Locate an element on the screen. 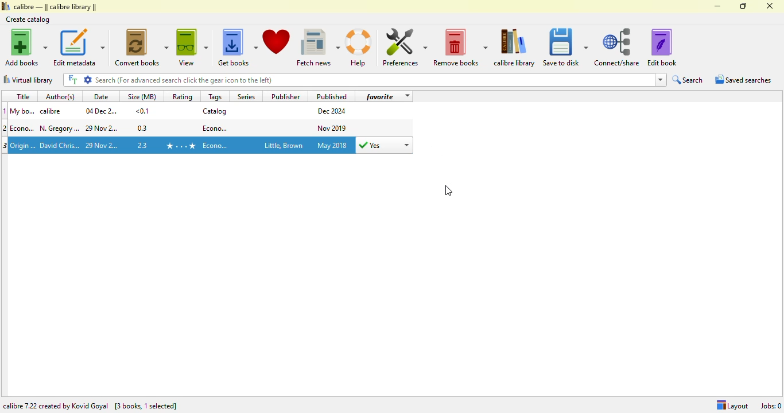 This screenshot has width=784, height=413. title is located at coordinates (24, 128).